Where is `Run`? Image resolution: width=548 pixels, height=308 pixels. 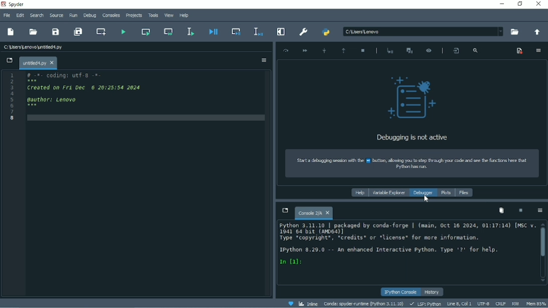 Run is located at coordinates (74, 15).